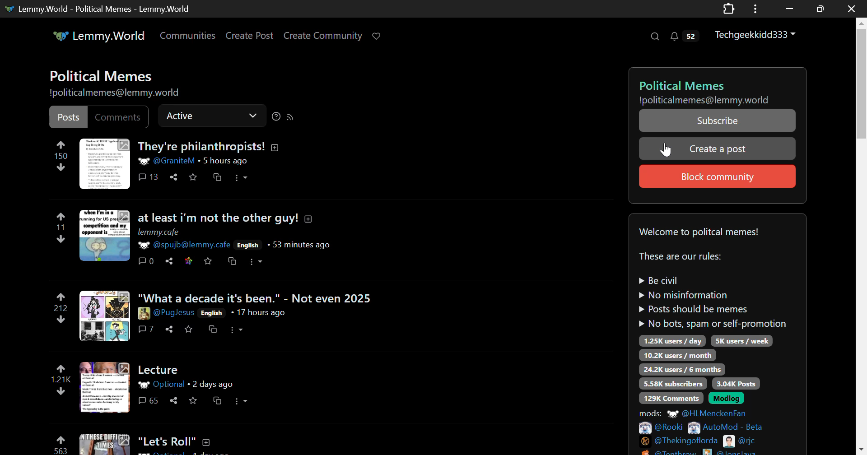 The height and width of the screenshot is (455, 867). What do you see at coordinates (69, 117) in the screenshot?
I see `Posts Filter Selected` at bounding box center [69, 117].